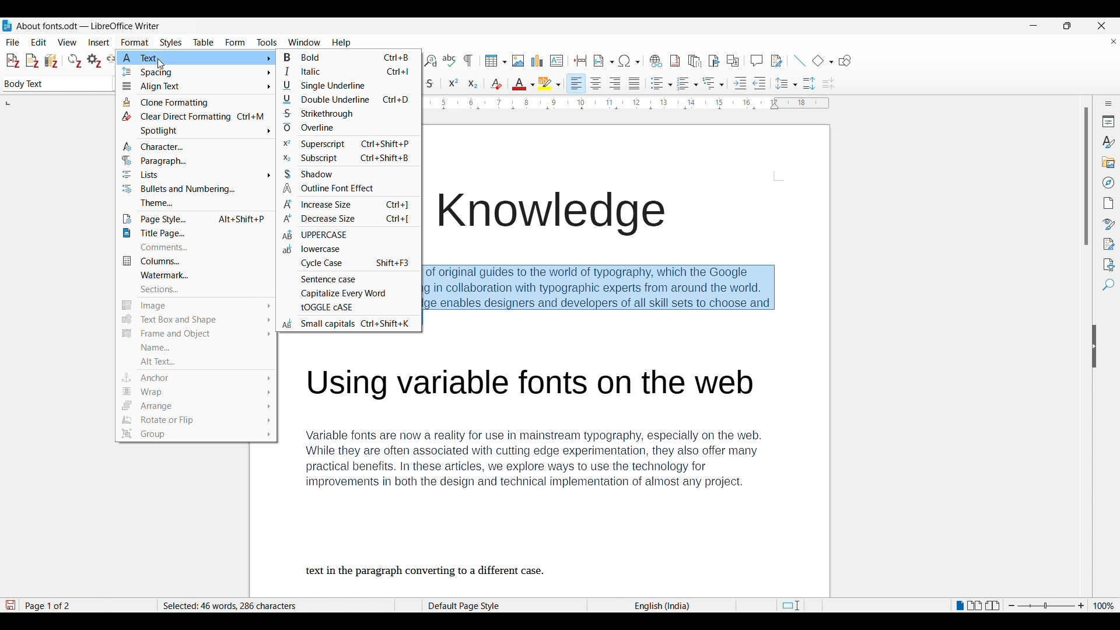 This screenshot has width=1120, height=630. Describe the element at coordinates (759, 83) in the screenshot. I see `Decrease indent` at that location.